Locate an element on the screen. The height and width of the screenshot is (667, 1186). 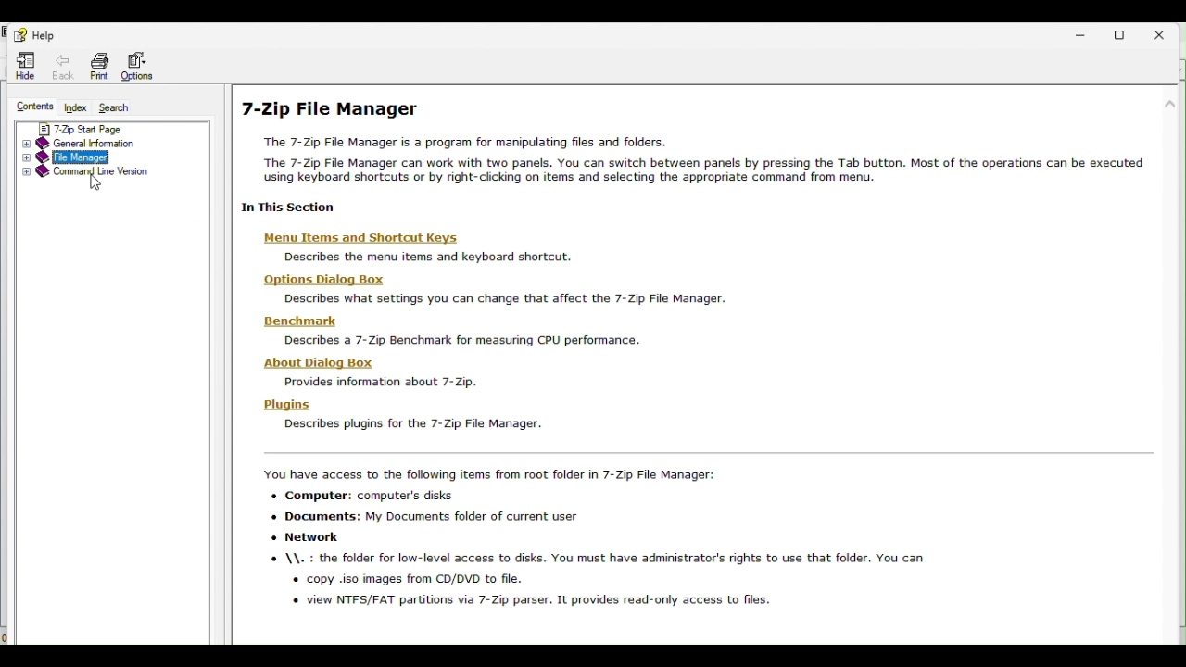
Content  is located at coordinates (32, 107).